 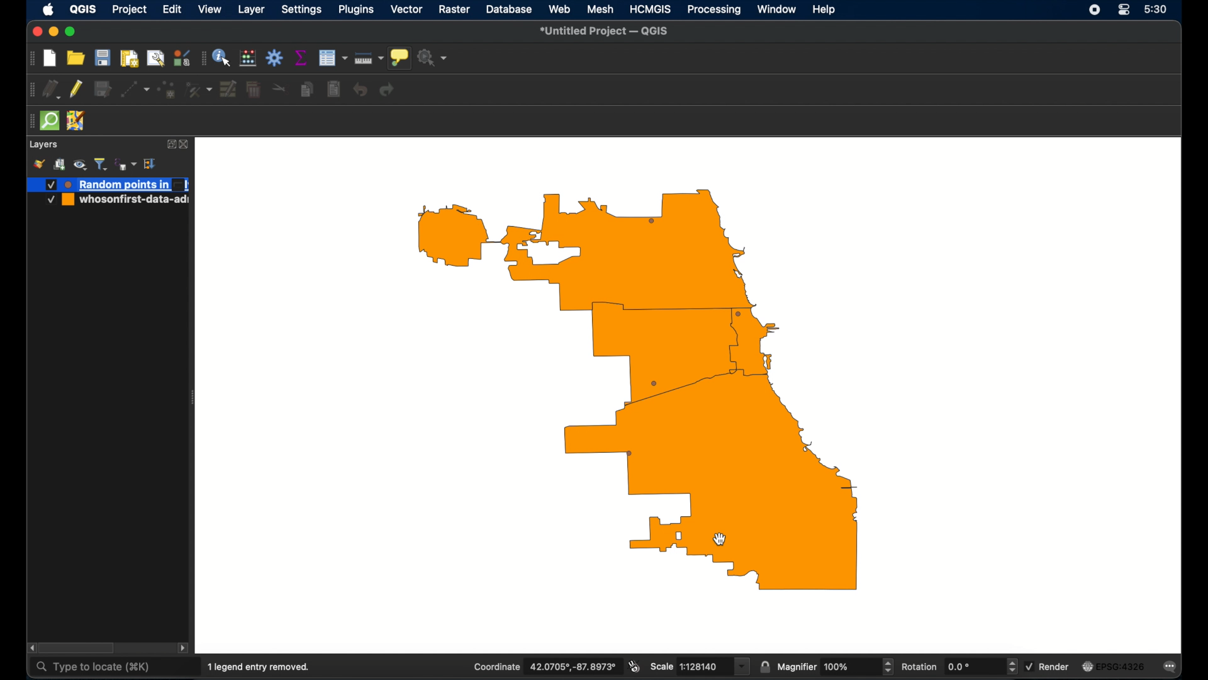 What do you see at coordinates (740, 315) in the screenshot?
I see `random point` at bounding box center [740, 315].